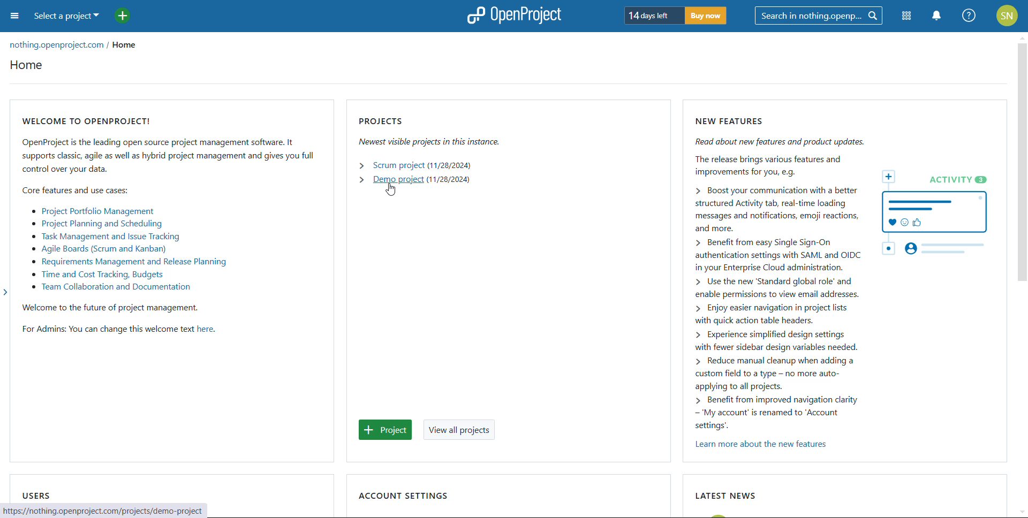 The height and width of the screenshot is (518, 1028). Describe the element at coordinates (97, 275) in the screenshot. I see `time and cost tracking, budgets` at that location.